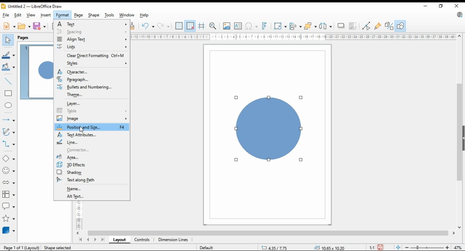 The image size is (465, 251). What do you see at coordinates (442, 6) in the screenshot?
I see `restore` at bounding box center [442, 6].